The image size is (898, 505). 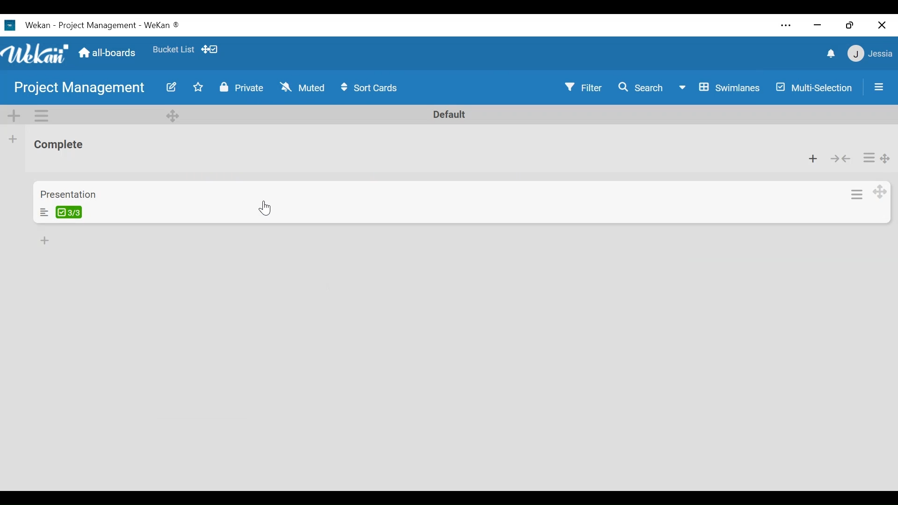 I want to click on card actions, so click(x=869, y=157).